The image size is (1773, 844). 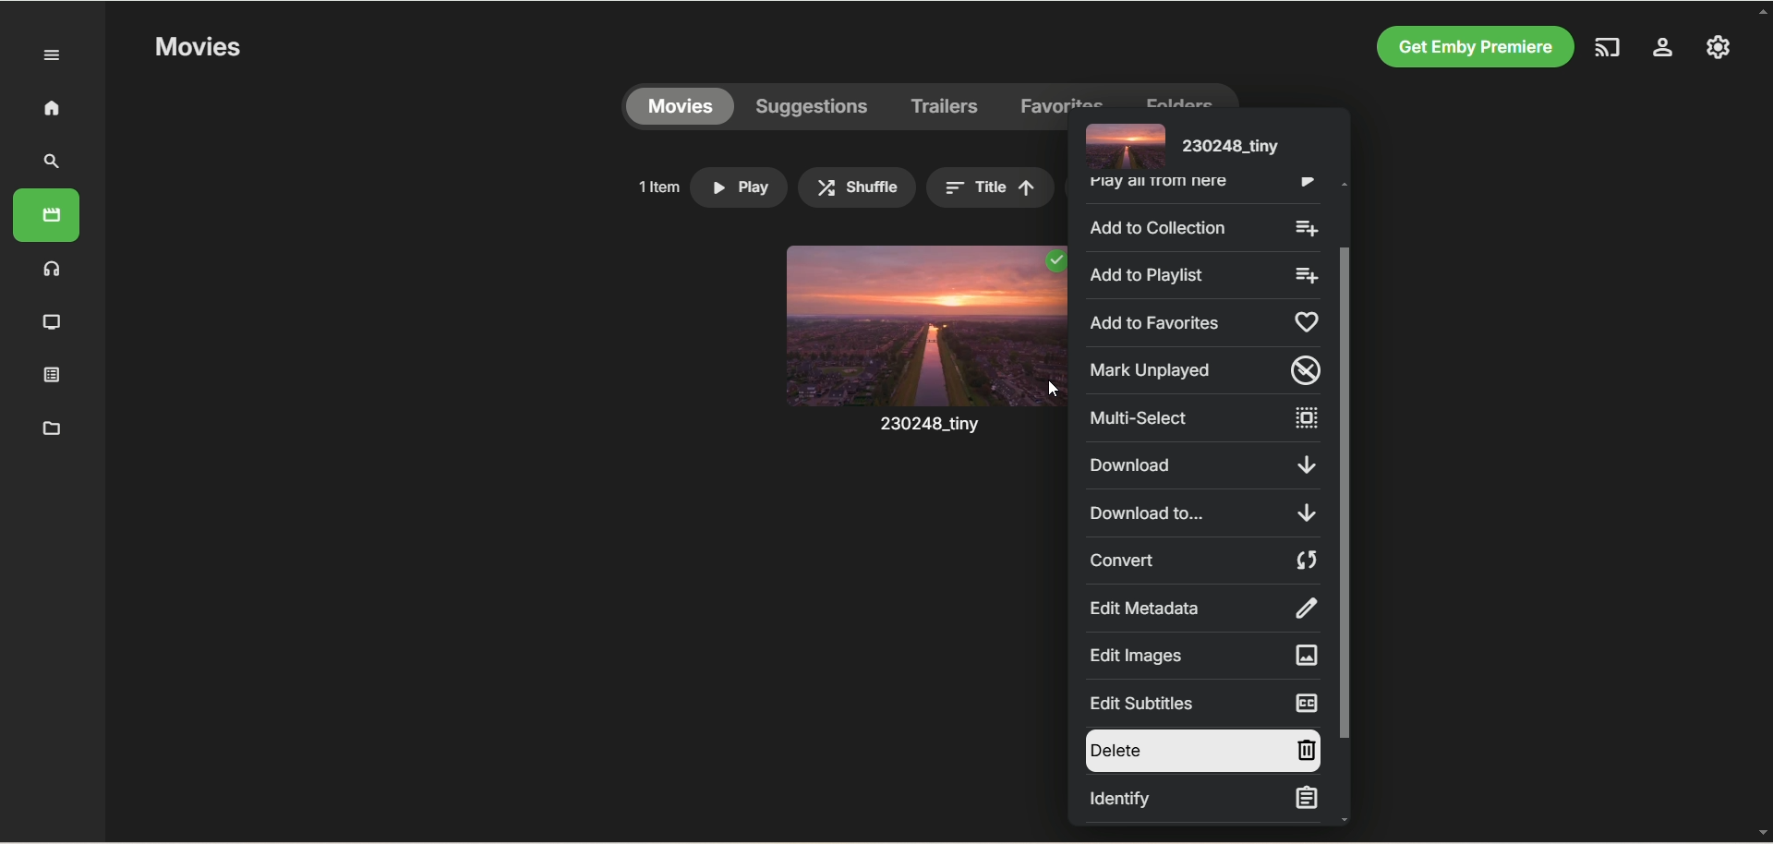 I want to click on play on another device, so click(x=1610, y=47).